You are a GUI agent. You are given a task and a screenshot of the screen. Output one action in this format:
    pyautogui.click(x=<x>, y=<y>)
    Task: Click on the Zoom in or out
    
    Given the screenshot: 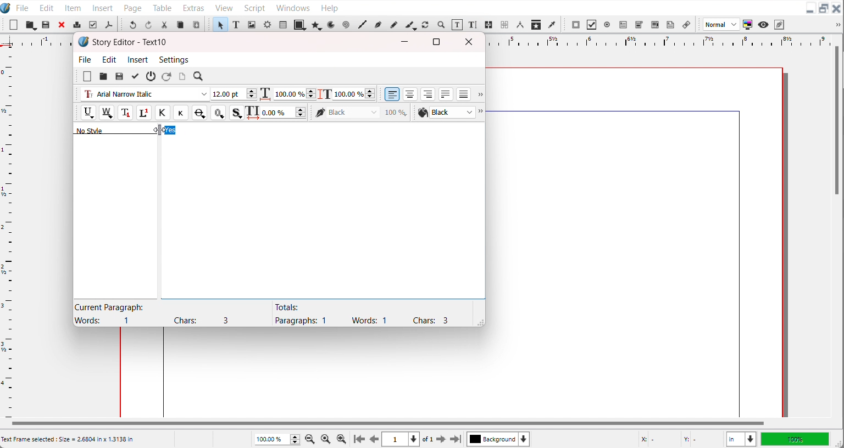 What is the action you would take?
    pyautogui.click(x=440, y=24)
    